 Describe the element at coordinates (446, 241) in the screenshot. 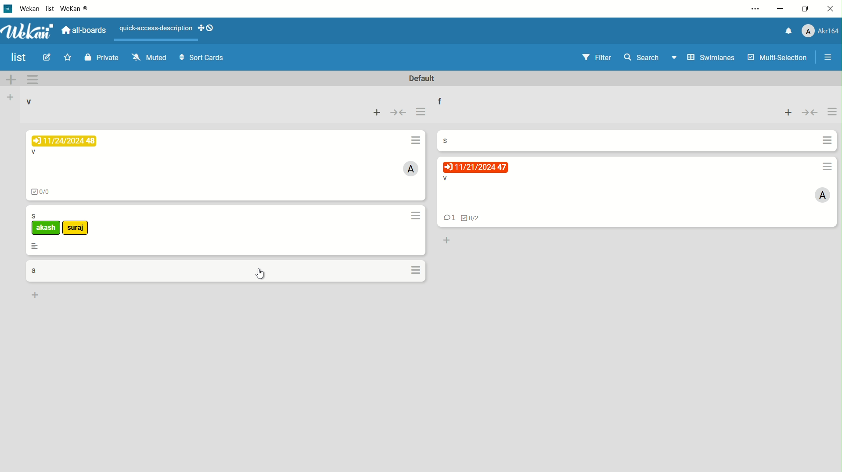

I see `add card bottom` at that location.